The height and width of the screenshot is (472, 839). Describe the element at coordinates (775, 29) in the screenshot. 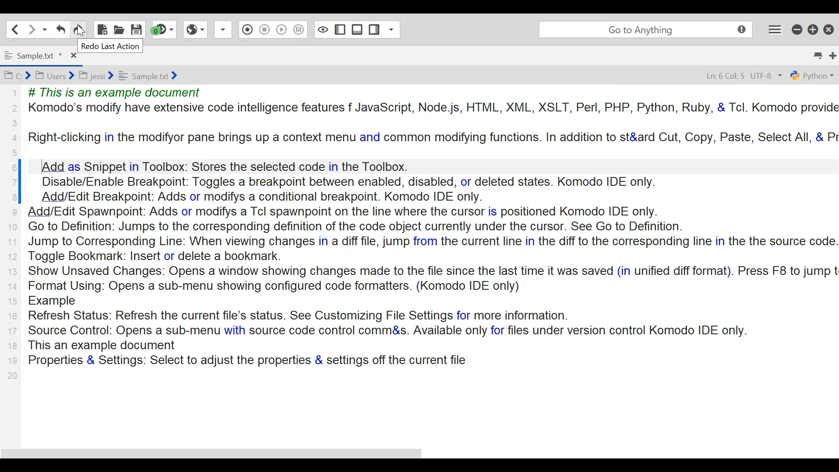

I see `Application menu` at that location.